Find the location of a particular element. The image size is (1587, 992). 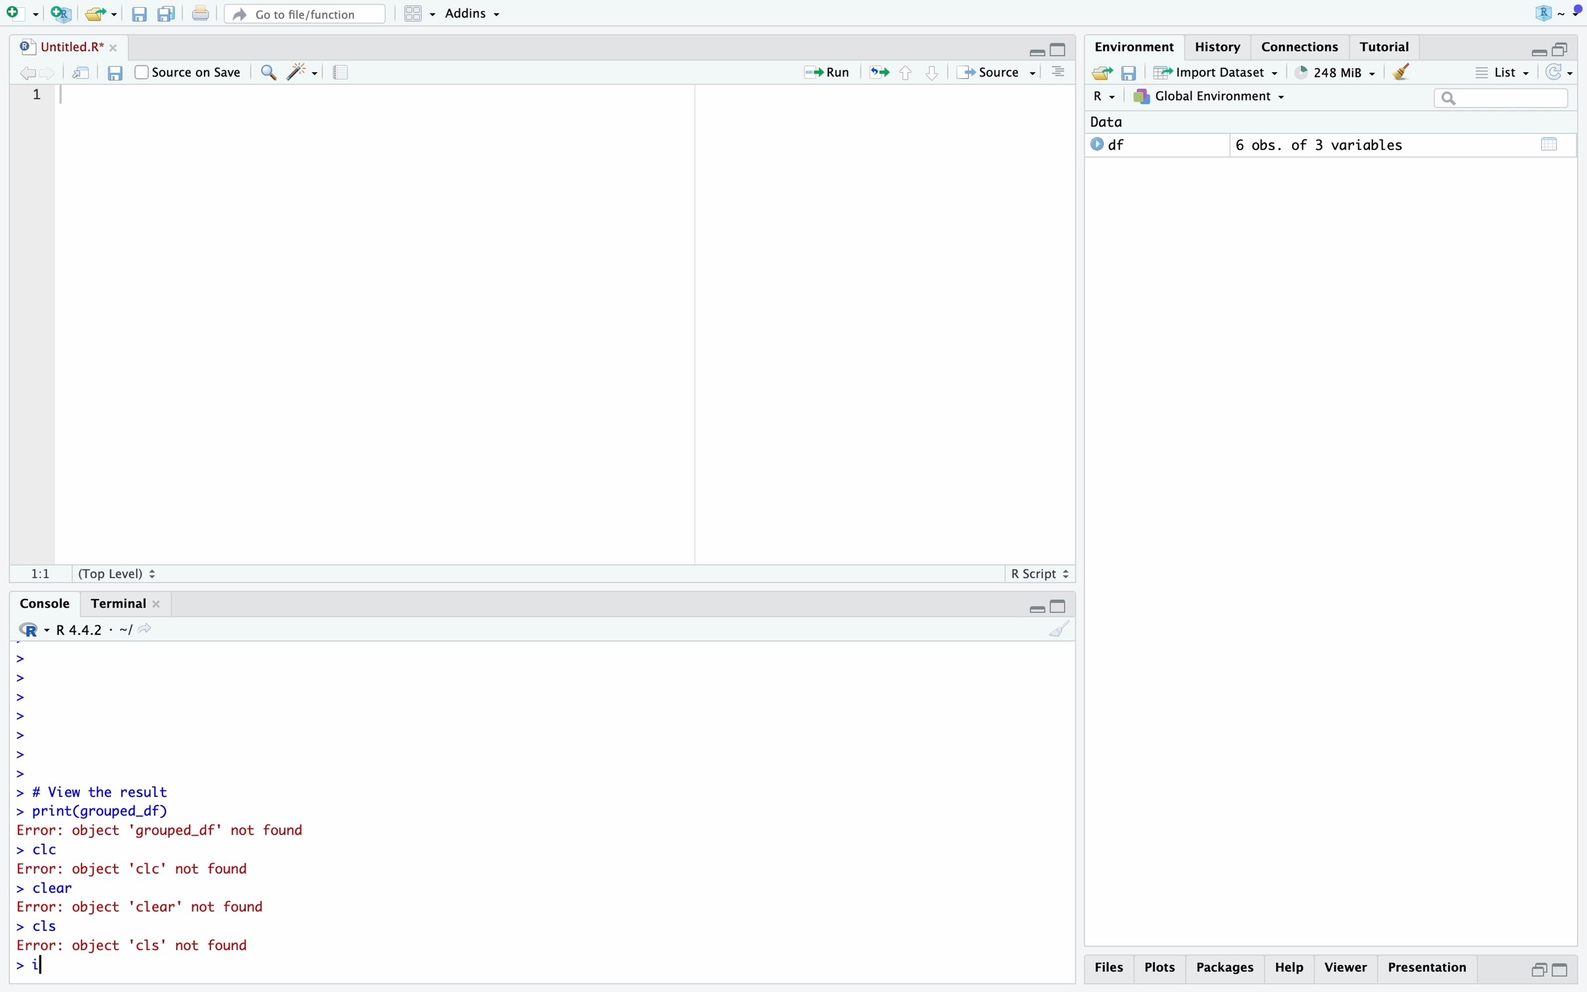

Data is located at coordinates (1116, 122).